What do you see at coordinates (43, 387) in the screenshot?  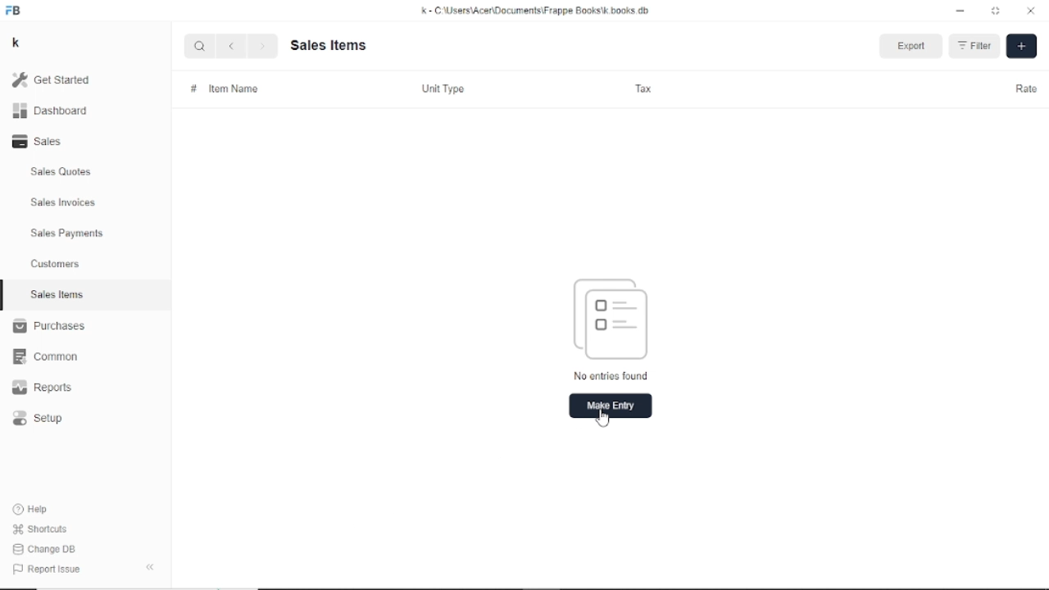 I see `Reports` at bounding box center [43, 387].